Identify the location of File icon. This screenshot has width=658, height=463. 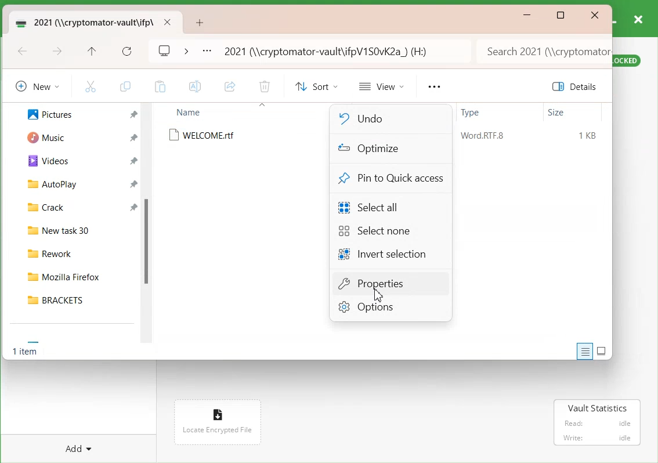
(216, 411).